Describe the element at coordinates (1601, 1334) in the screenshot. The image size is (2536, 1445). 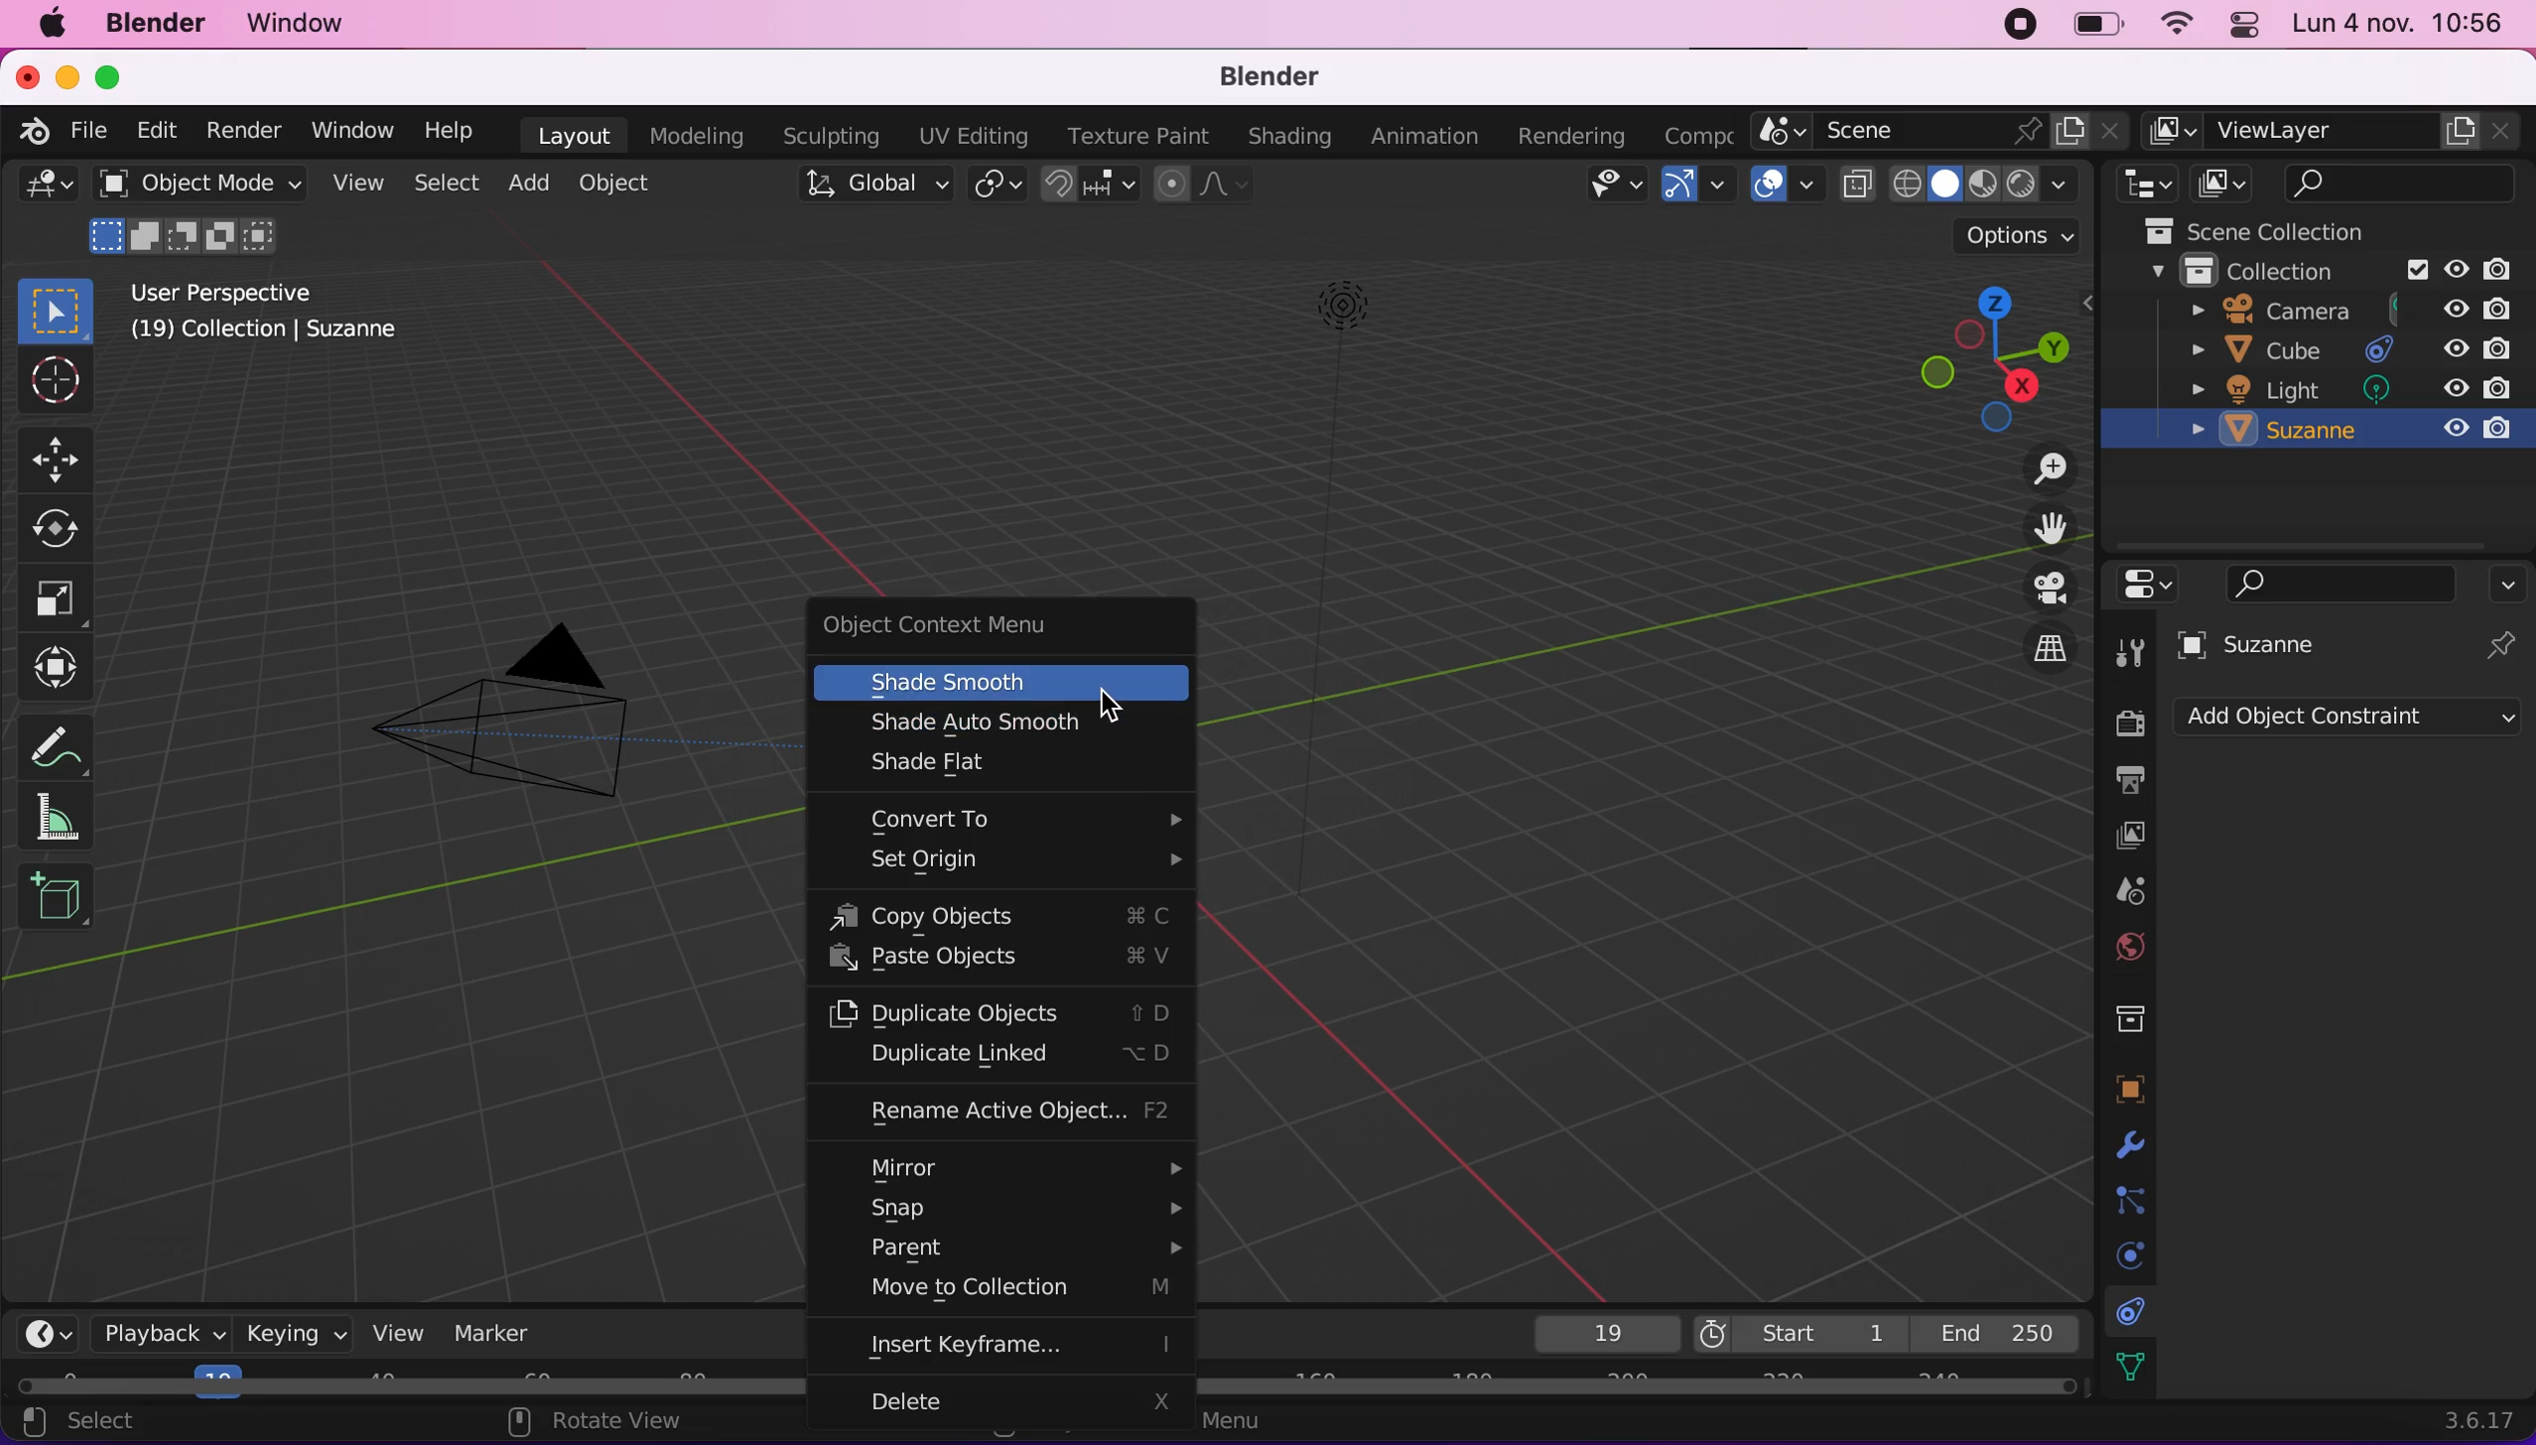
I see `current frame` at that location.